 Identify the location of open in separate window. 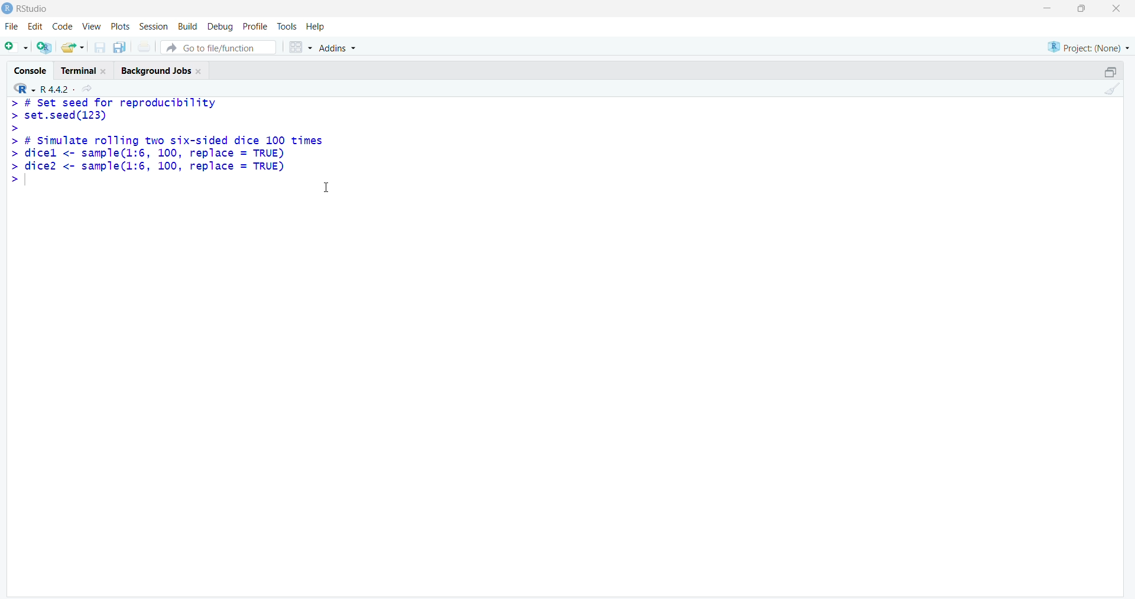
(1111, 72).